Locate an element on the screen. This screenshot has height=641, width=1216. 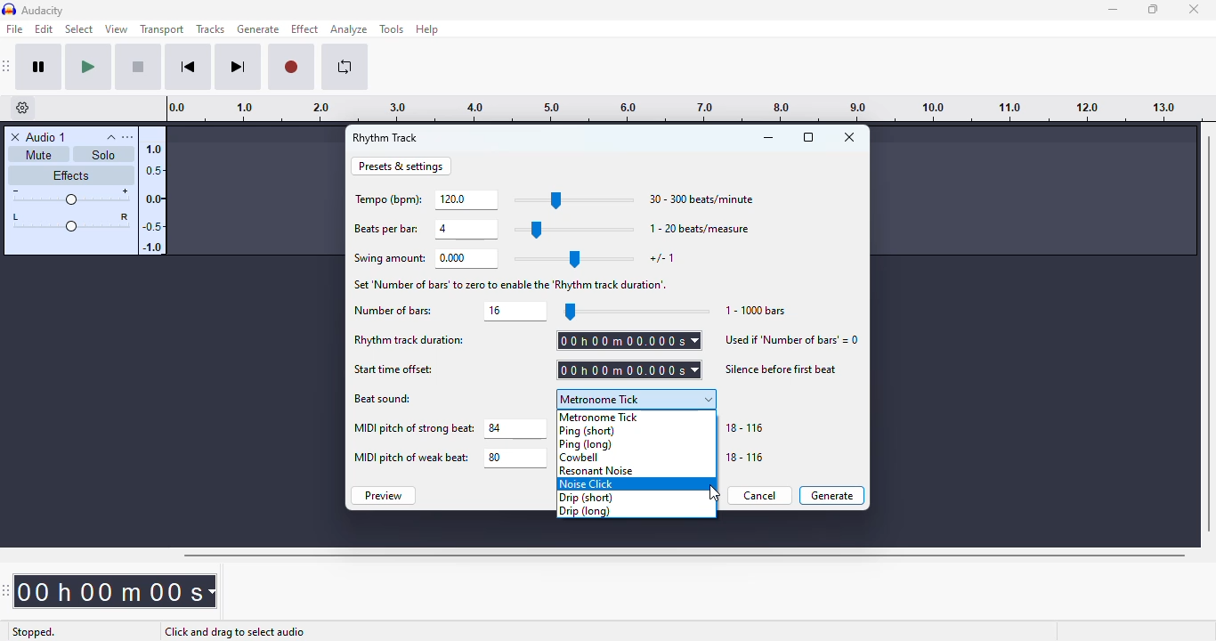
metronome tick is located at coordinates (637, 398).